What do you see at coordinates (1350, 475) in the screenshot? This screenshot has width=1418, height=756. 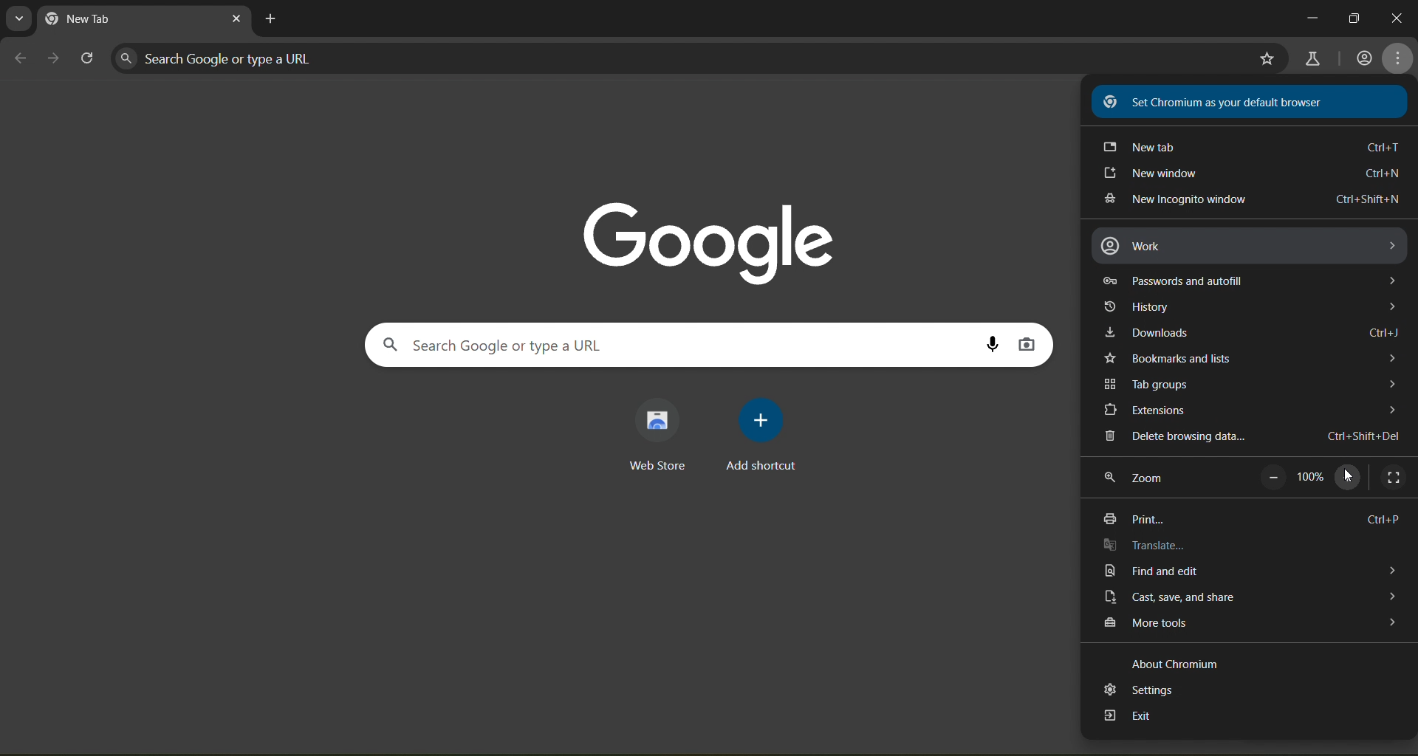 I see `zoom in` at bounding box center [1350, 475].